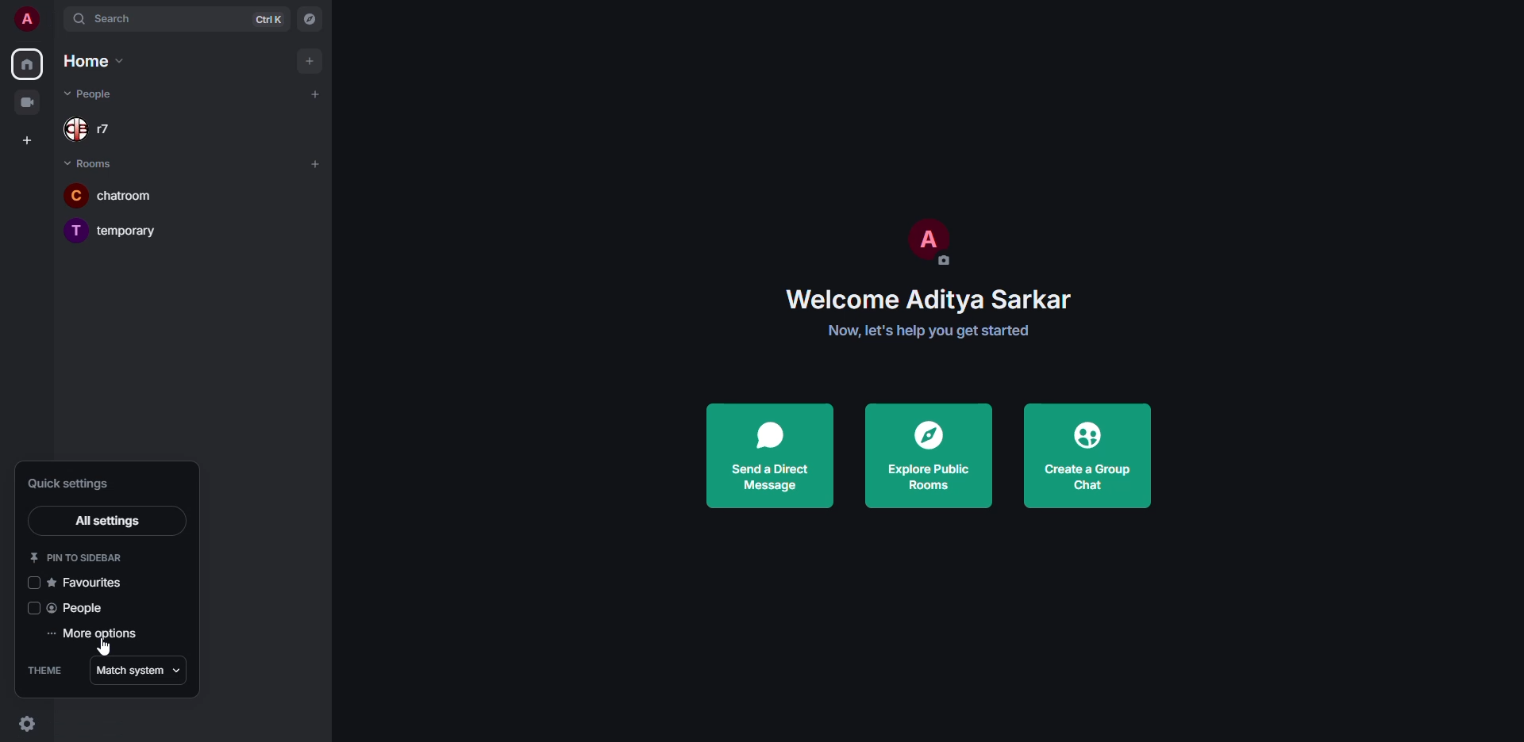 The width and height of the screenshot is (1524, 742). Describe the element at coordinates (93, 636) in the screenshot. I see `more options` at that location.